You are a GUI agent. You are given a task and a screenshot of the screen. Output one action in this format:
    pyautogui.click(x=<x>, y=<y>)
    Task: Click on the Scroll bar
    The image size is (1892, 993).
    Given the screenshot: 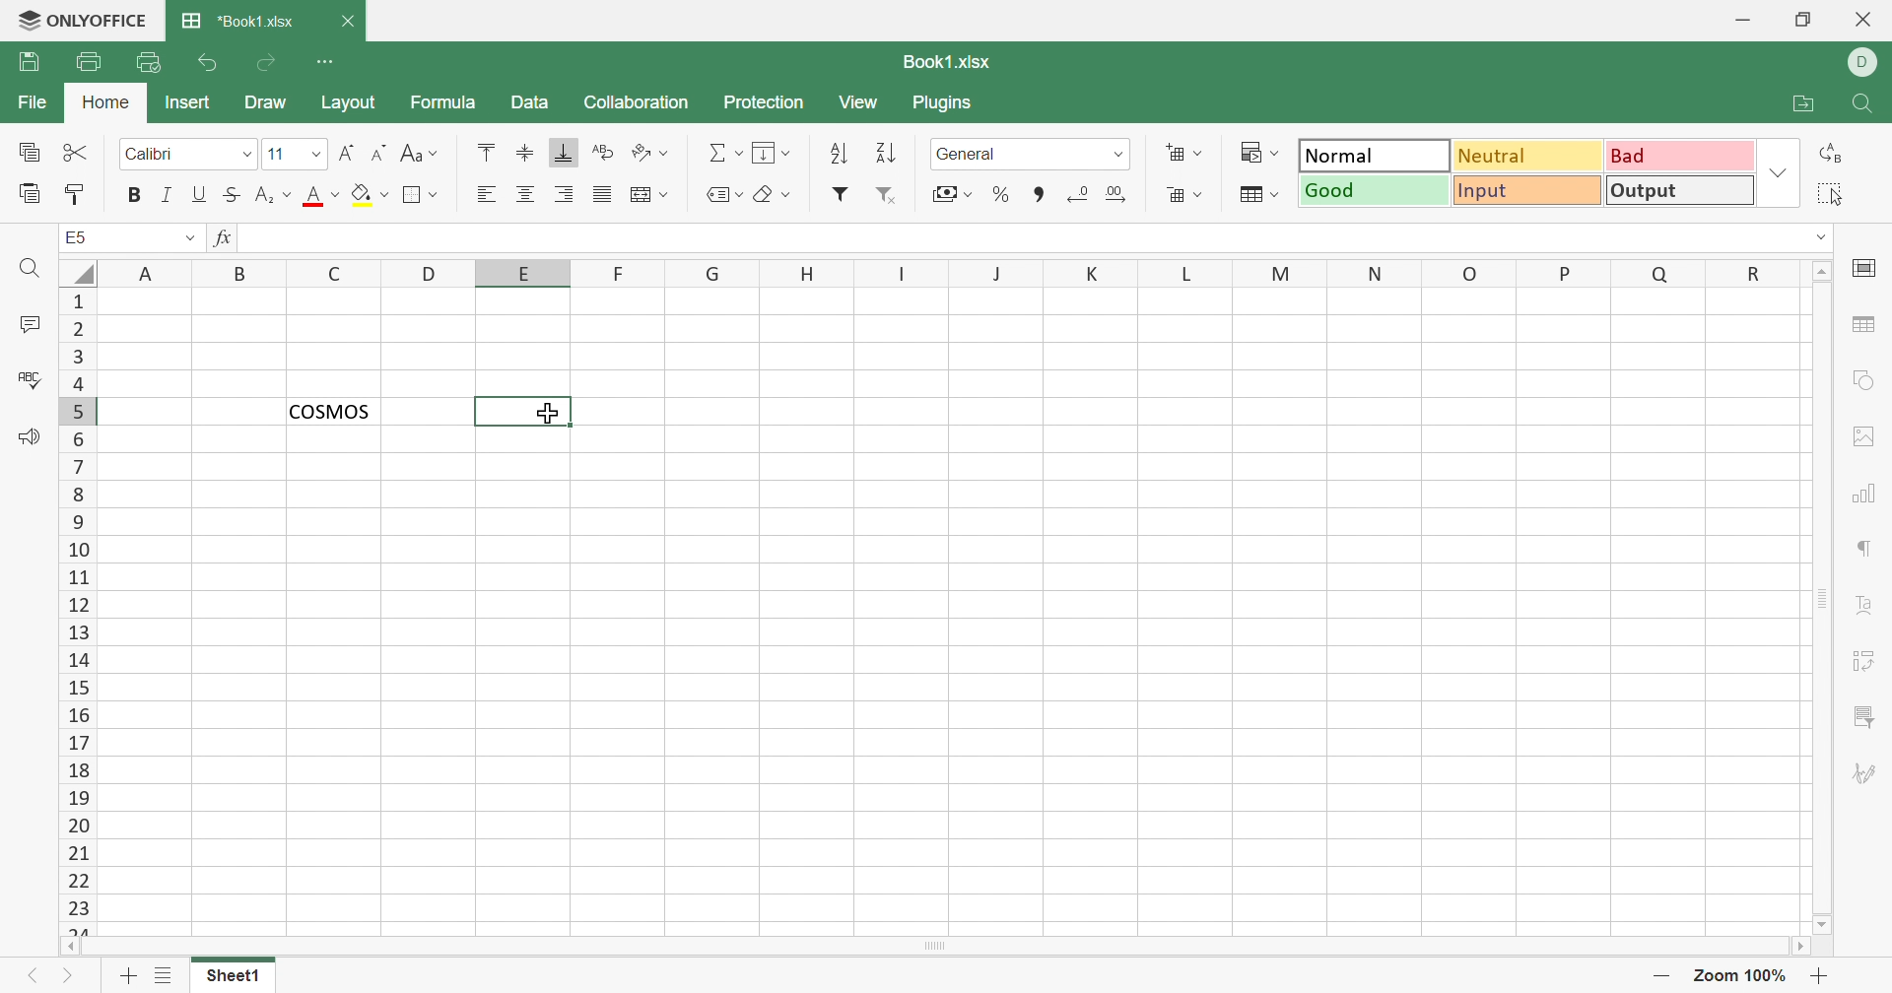 What is the action you would take?
    pyautogui.click(x=933, y=947)
    